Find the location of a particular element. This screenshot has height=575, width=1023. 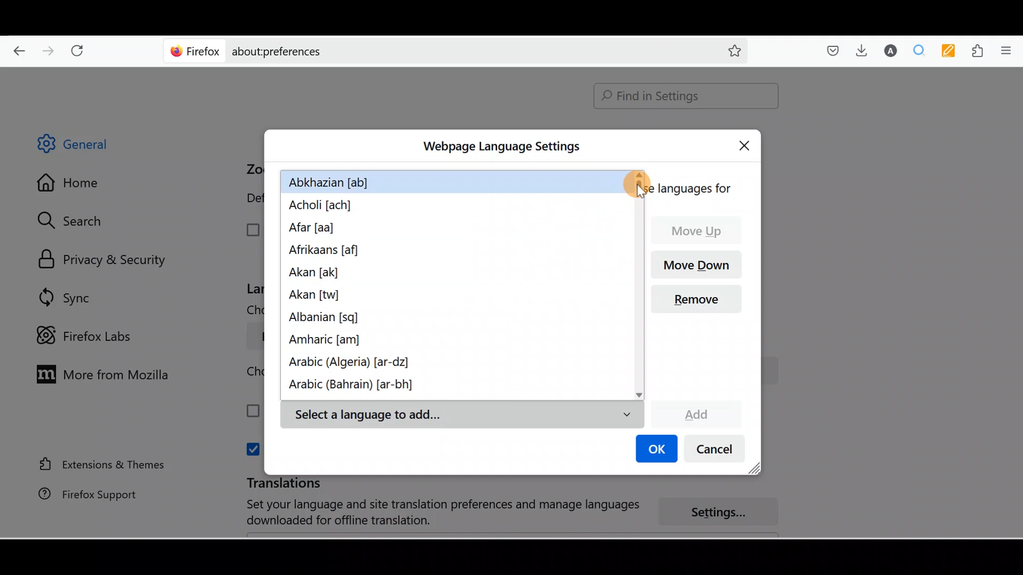

Firefox is located at coordinates (196, 51).